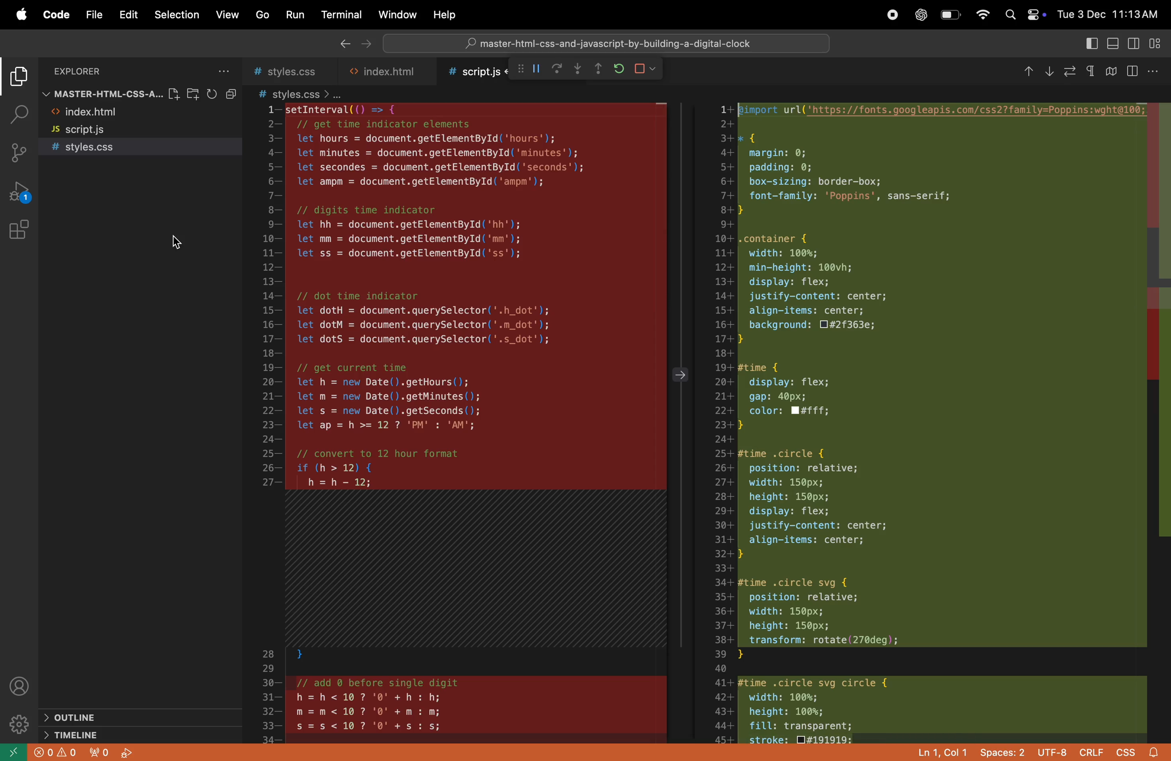 The width and height of the screenshot is (1171, 761). What do you see at coordinates (1072, 71) in the screenshot?
I see `File annotations` at bounding box center [1072, 71].